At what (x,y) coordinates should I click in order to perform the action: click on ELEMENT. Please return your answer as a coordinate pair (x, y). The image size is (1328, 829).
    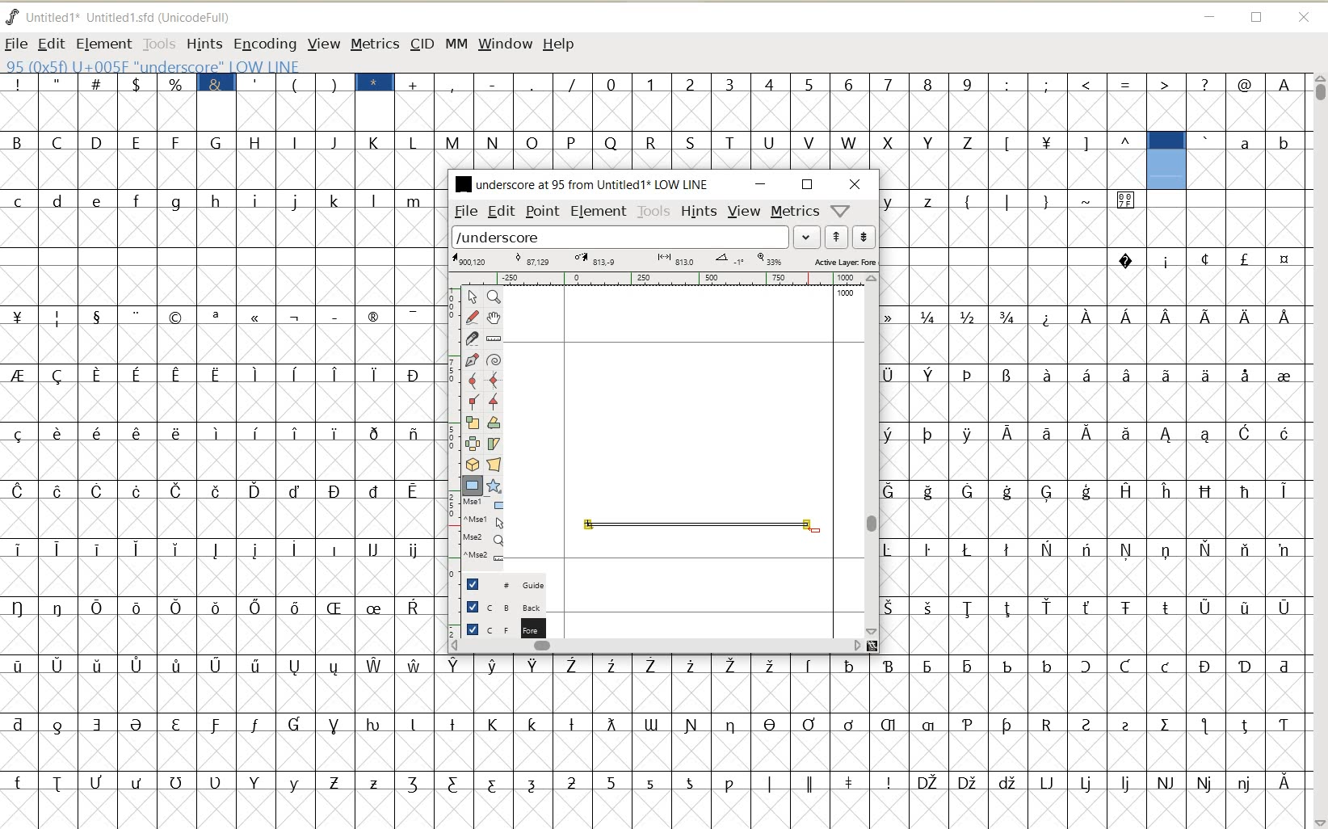
    Looking at the image, I should click on (103, 44).